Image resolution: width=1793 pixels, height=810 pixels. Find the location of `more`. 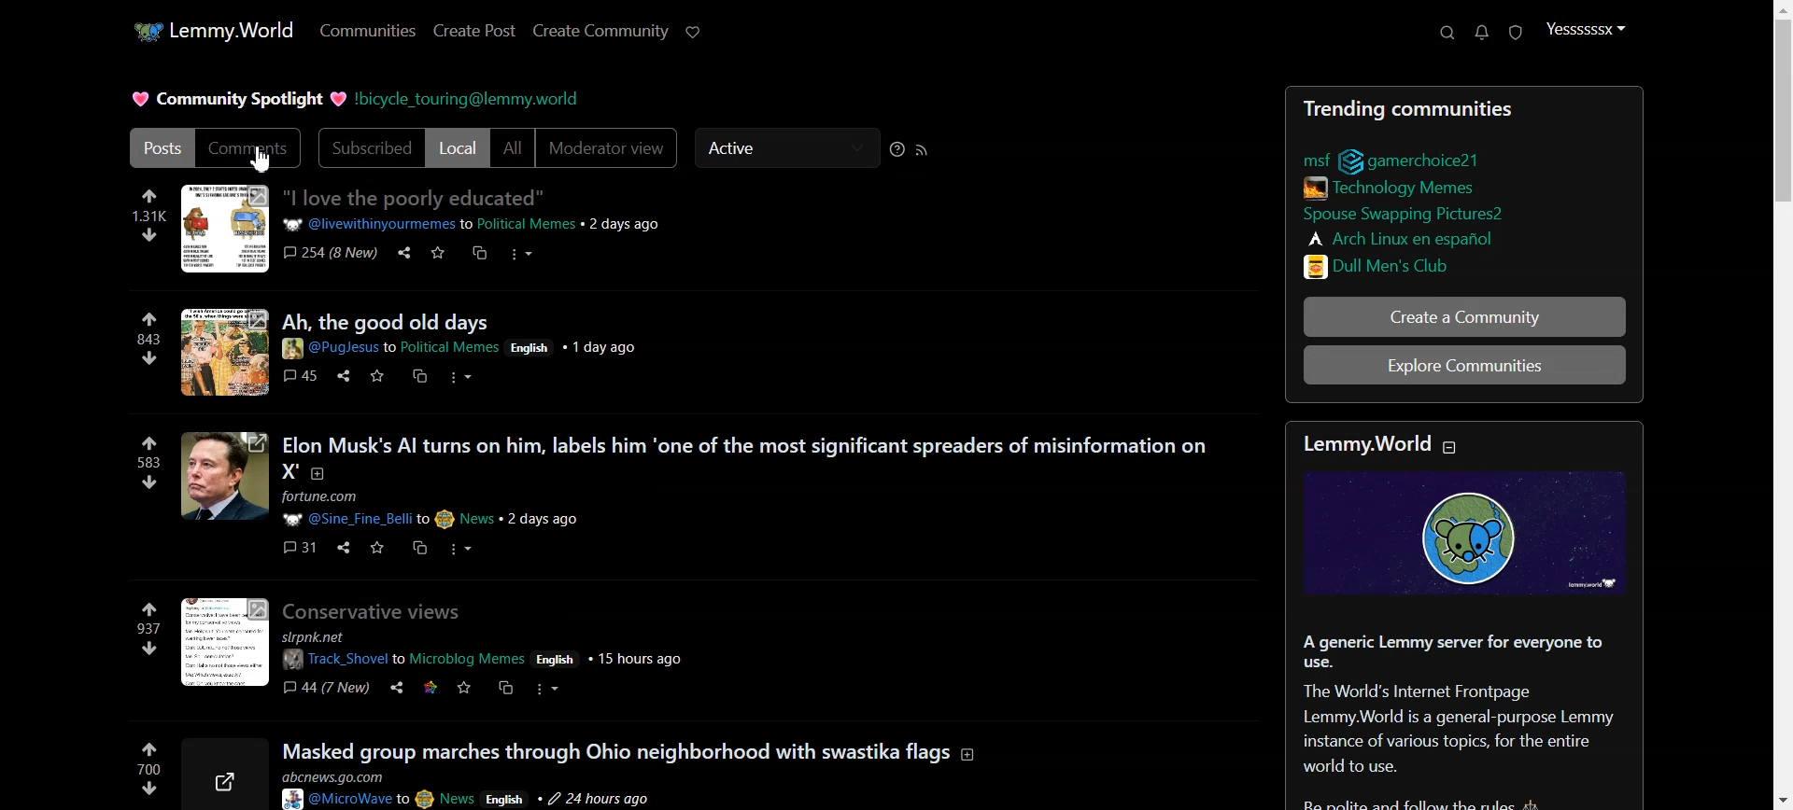

more is located at coordinates (549, 686).